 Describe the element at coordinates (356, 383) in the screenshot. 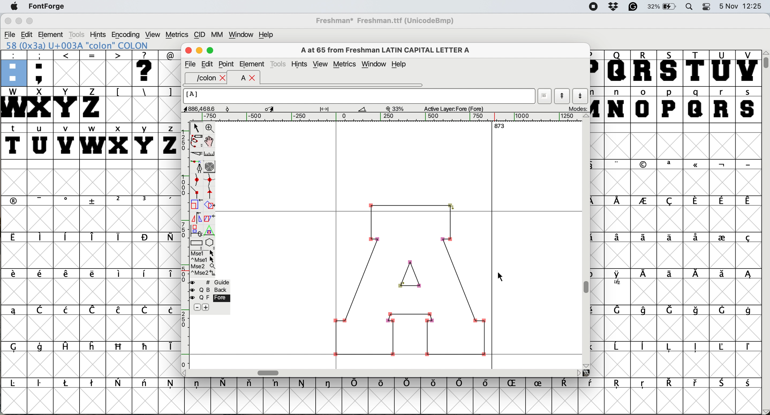

I see `symbol` at that location.